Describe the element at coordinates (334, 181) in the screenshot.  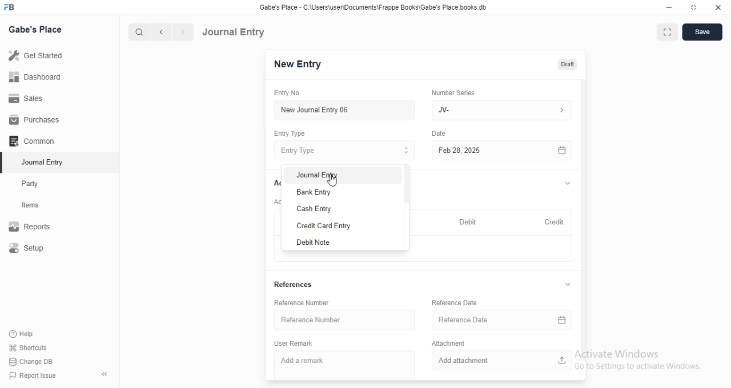
I see `cursor` at that location.